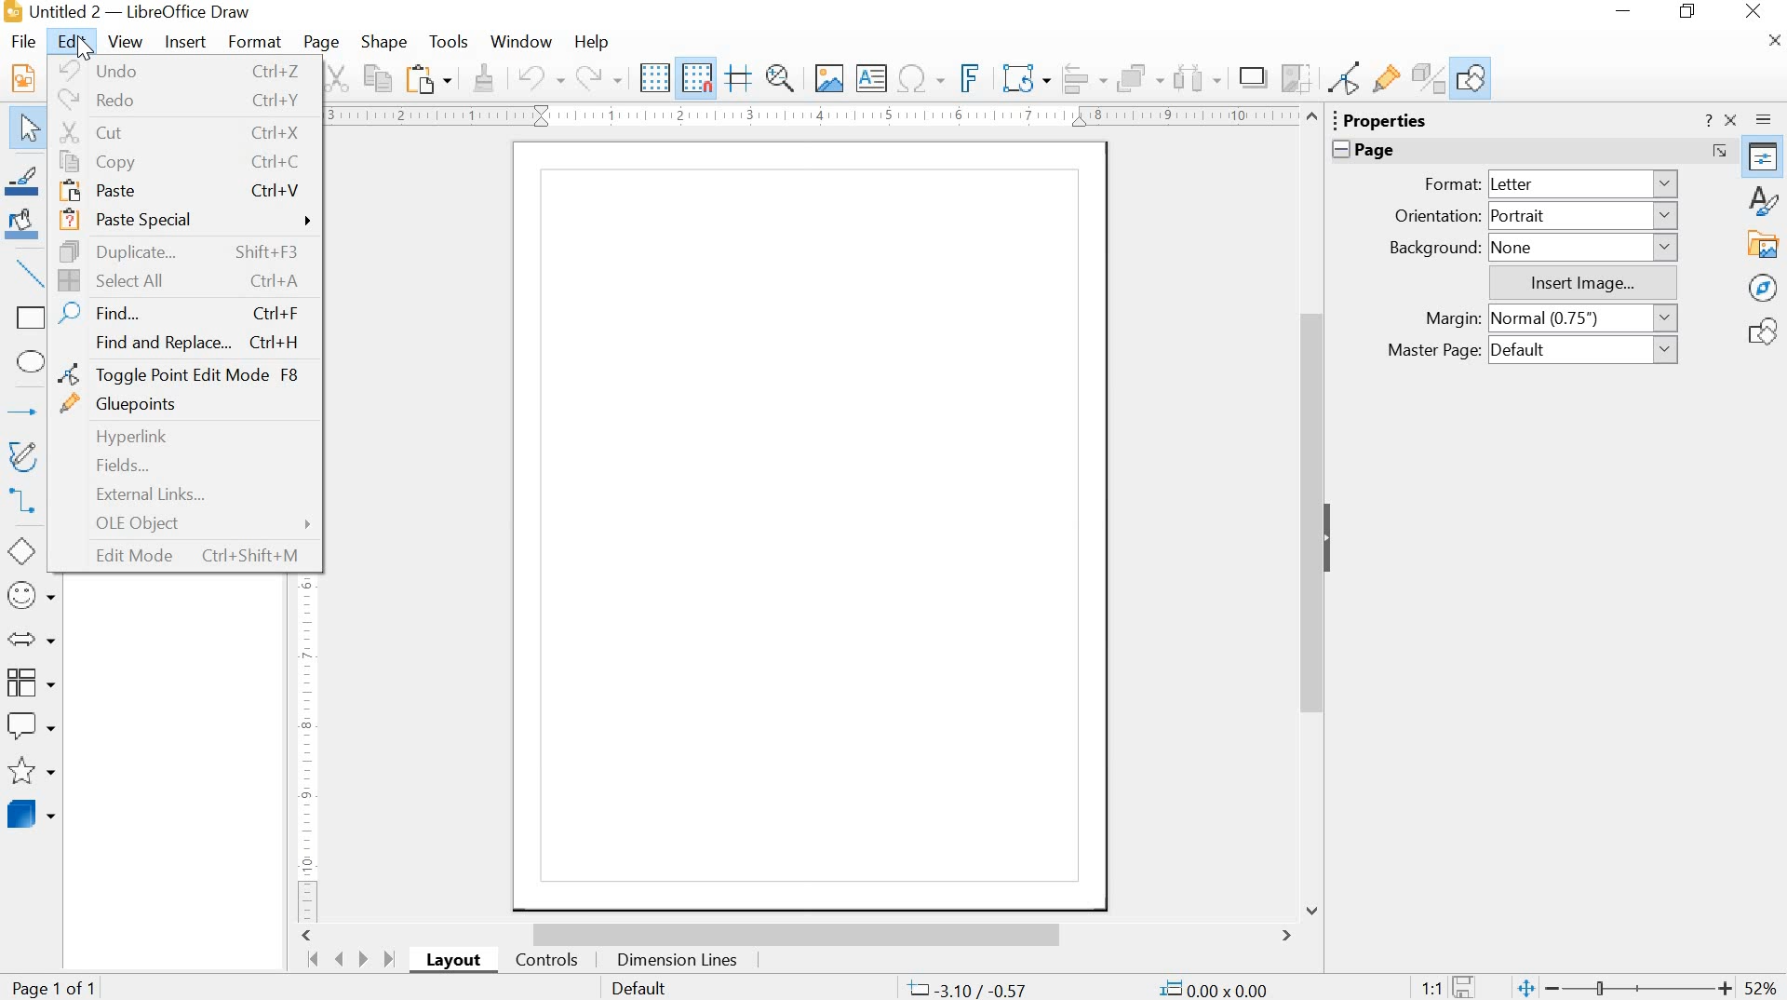 The width and height of the screenshot is (1787, 1000). I want to click on Margin, so click(1453, 318).